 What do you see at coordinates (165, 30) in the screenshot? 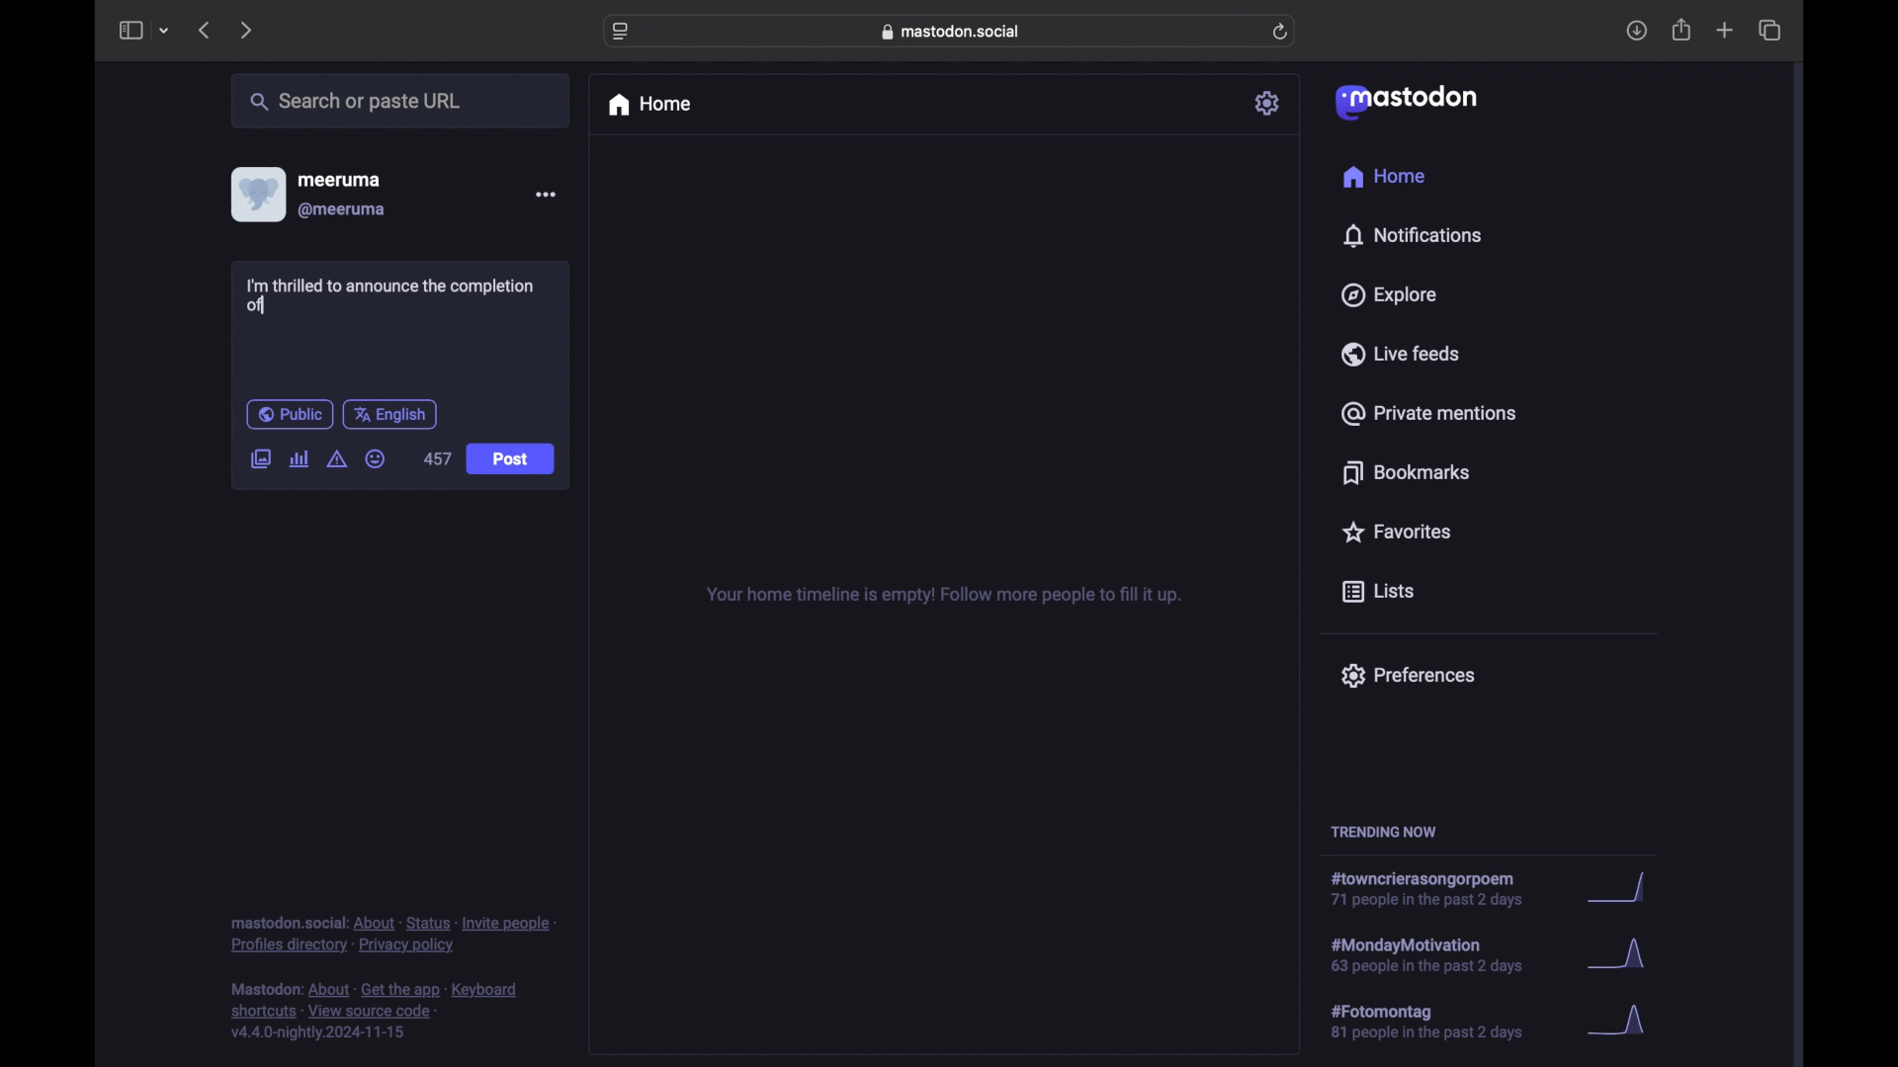
I see `tab group picker` at bounding box center [165, 30].